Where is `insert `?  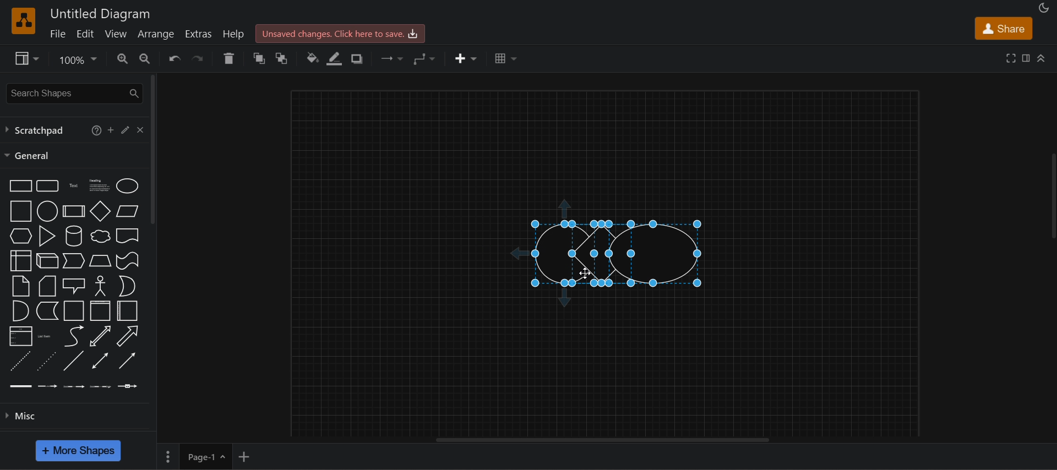
insert  is located at coordinates (466, 59).